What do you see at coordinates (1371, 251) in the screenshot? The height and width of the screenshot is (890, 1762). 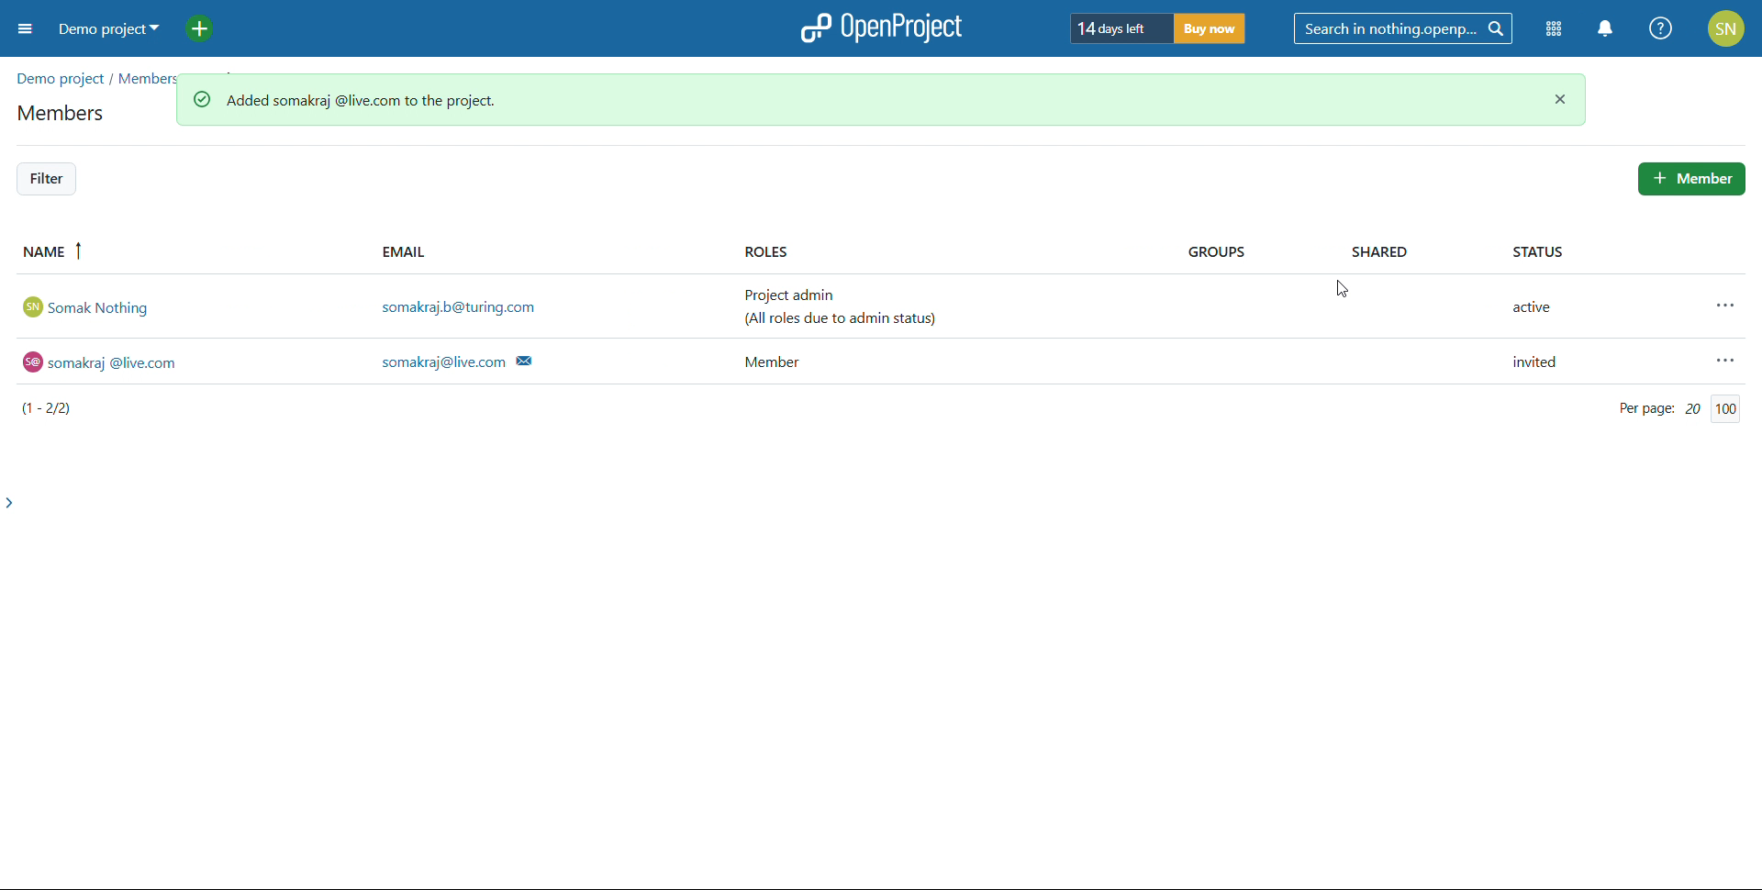 I see `SHARED` at bounding box center [1371, 251].